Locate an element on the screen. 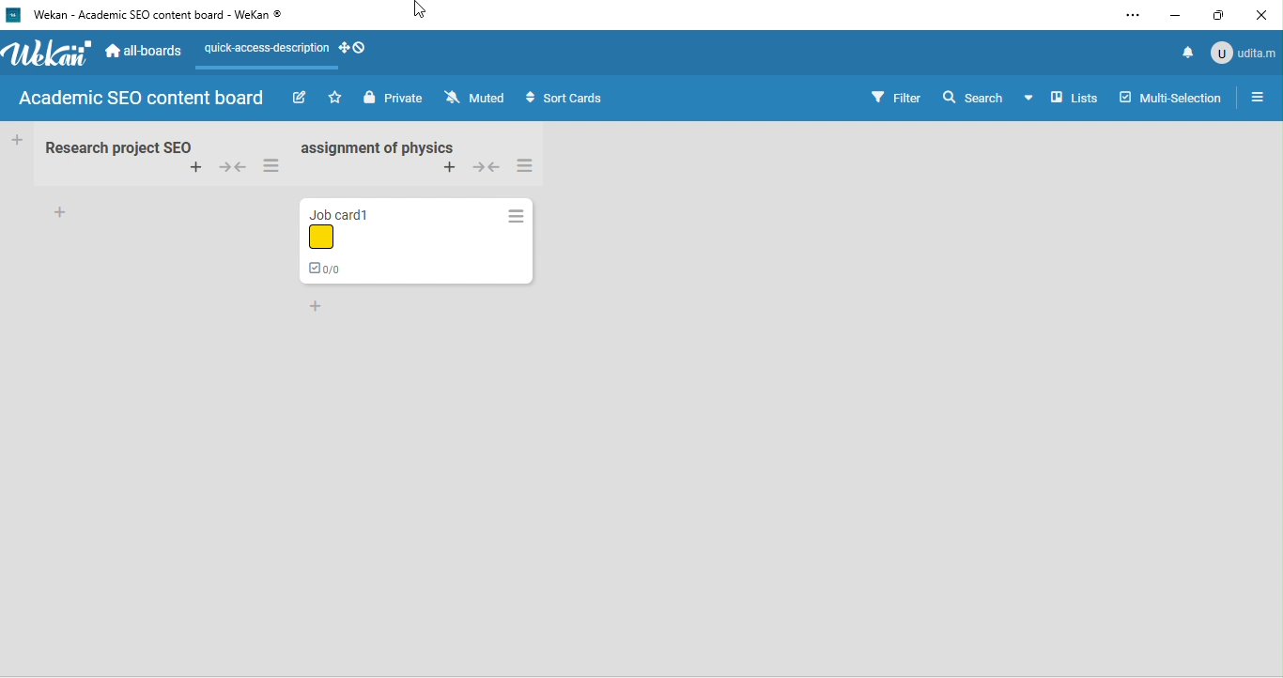 Image resolution: width=1283 pixels, height=678 pixels. wekan logo is located at coordinates (49, 54).